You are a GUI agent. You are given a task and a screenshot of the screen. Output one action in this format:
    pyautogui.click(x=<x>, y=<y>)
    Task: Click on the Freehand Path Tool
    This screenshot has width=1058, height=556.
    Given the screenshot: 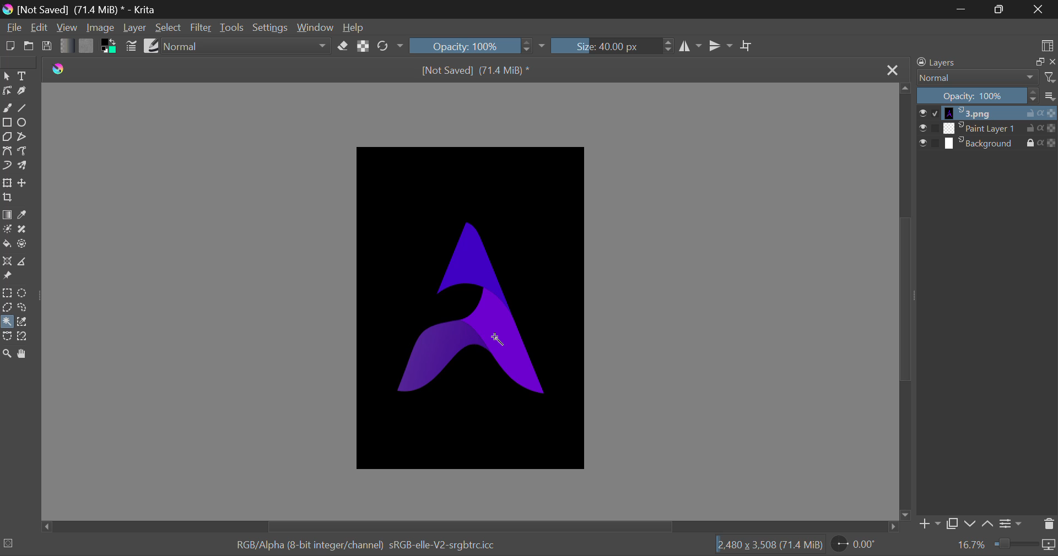 What is the action you would take?
    pyautogui.click(x=25, y=152)
    